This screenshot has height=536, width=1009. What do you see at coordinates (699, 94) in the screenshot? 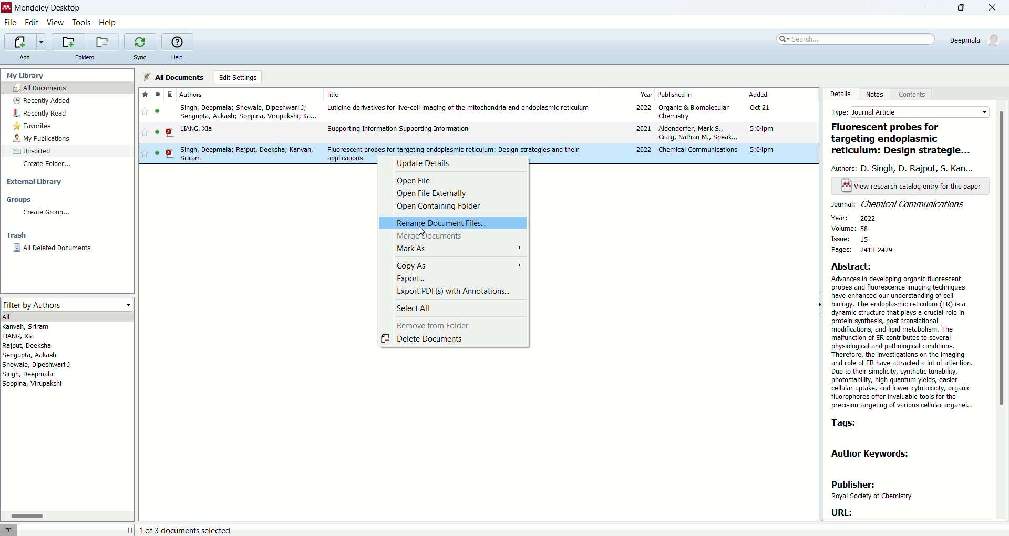
I see `published in` at bounding box center [699, 94].